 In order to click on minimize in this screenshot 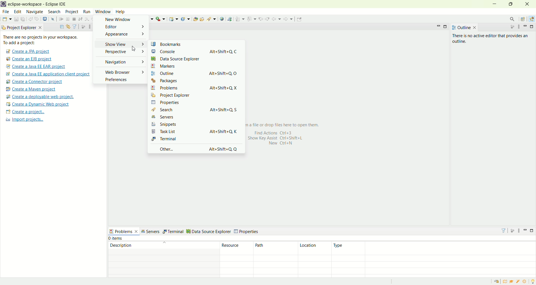, I will do `click(526, 27)`.